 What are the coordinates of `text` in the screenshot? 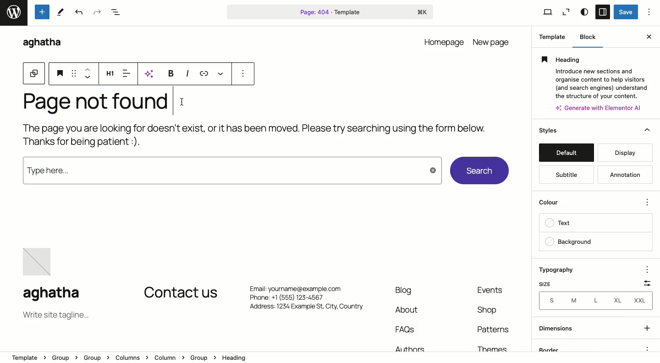 It's located at (565, 222).